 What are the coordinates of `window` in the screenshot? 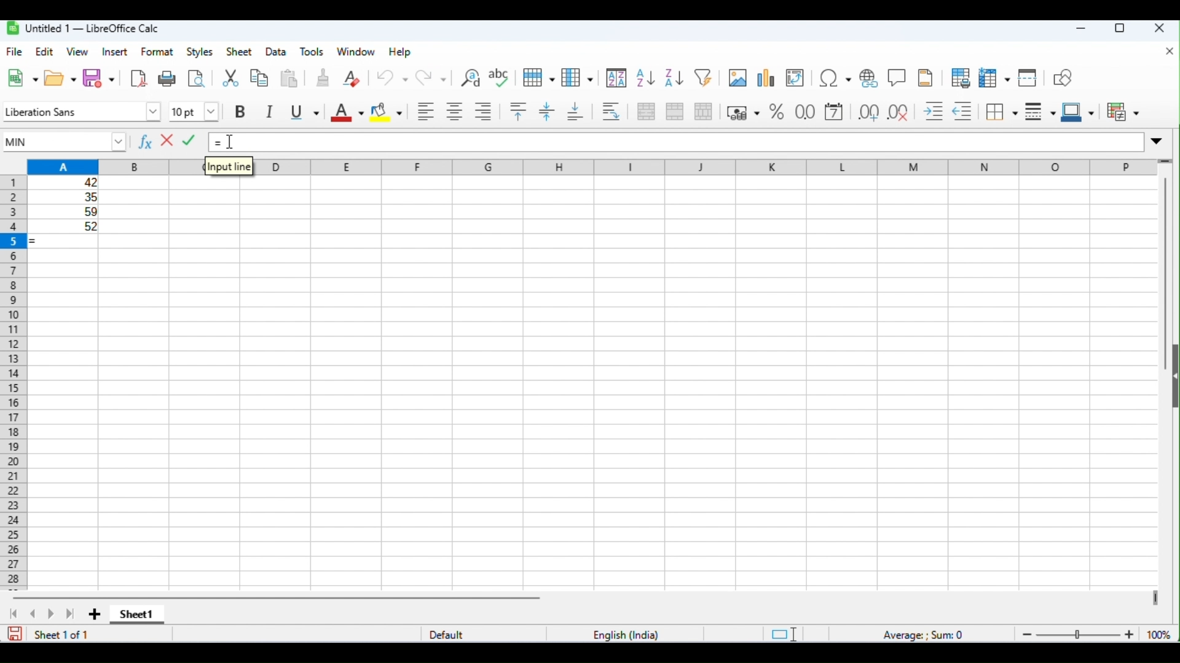 It's located at (356, 53).